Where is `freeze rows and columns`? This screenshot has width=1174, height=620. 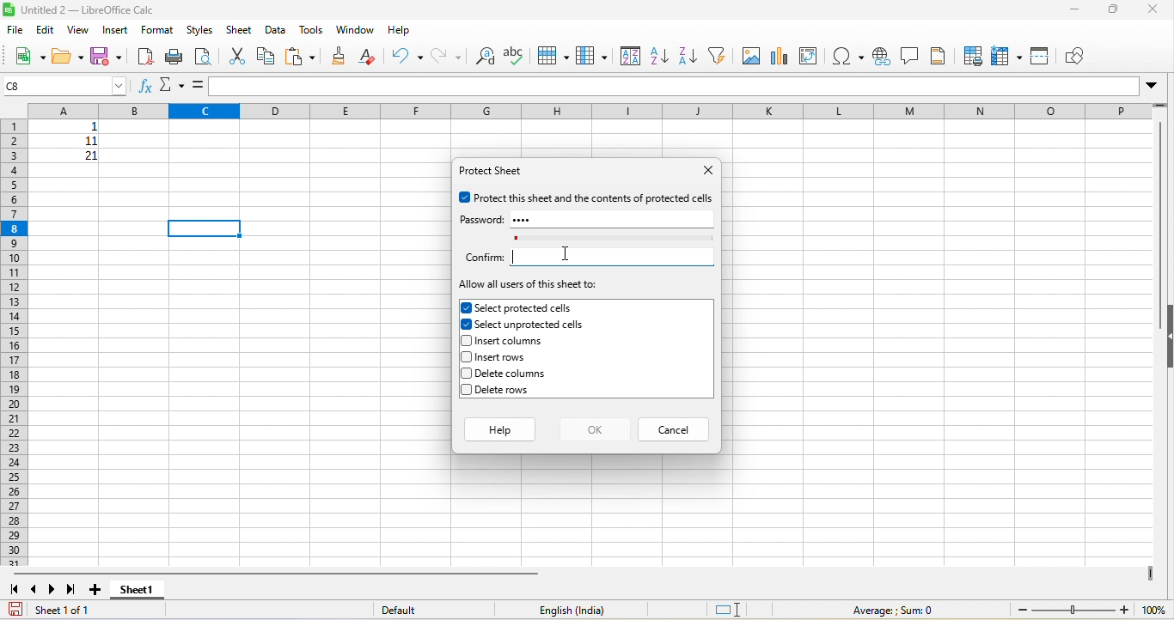
freeze rows and columns is located at coordinates (1006, 56).